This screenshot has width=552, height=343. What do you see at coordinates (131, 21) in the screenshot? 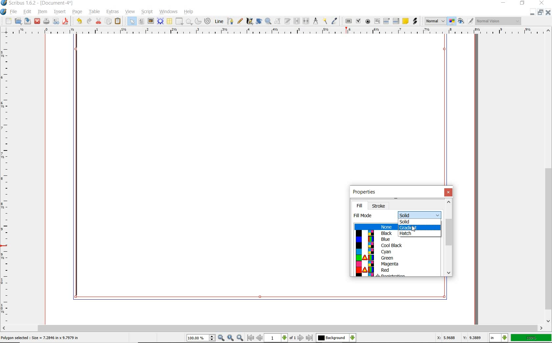
I see `select` at bounding box center [131, 21].